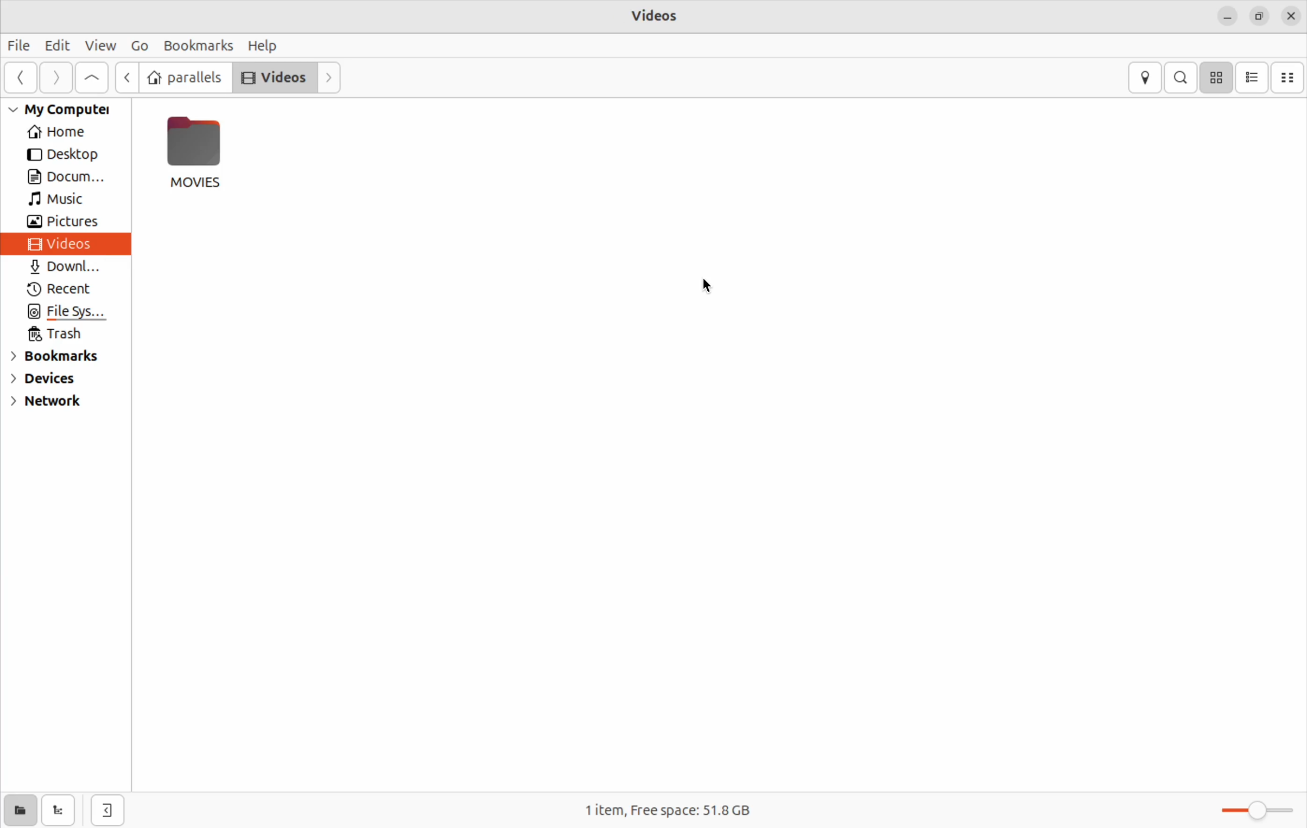  What do you see at coordinates (1260, 811) in the screenshot?
I see `toggle zoom` at bounding box center [1260, 811].